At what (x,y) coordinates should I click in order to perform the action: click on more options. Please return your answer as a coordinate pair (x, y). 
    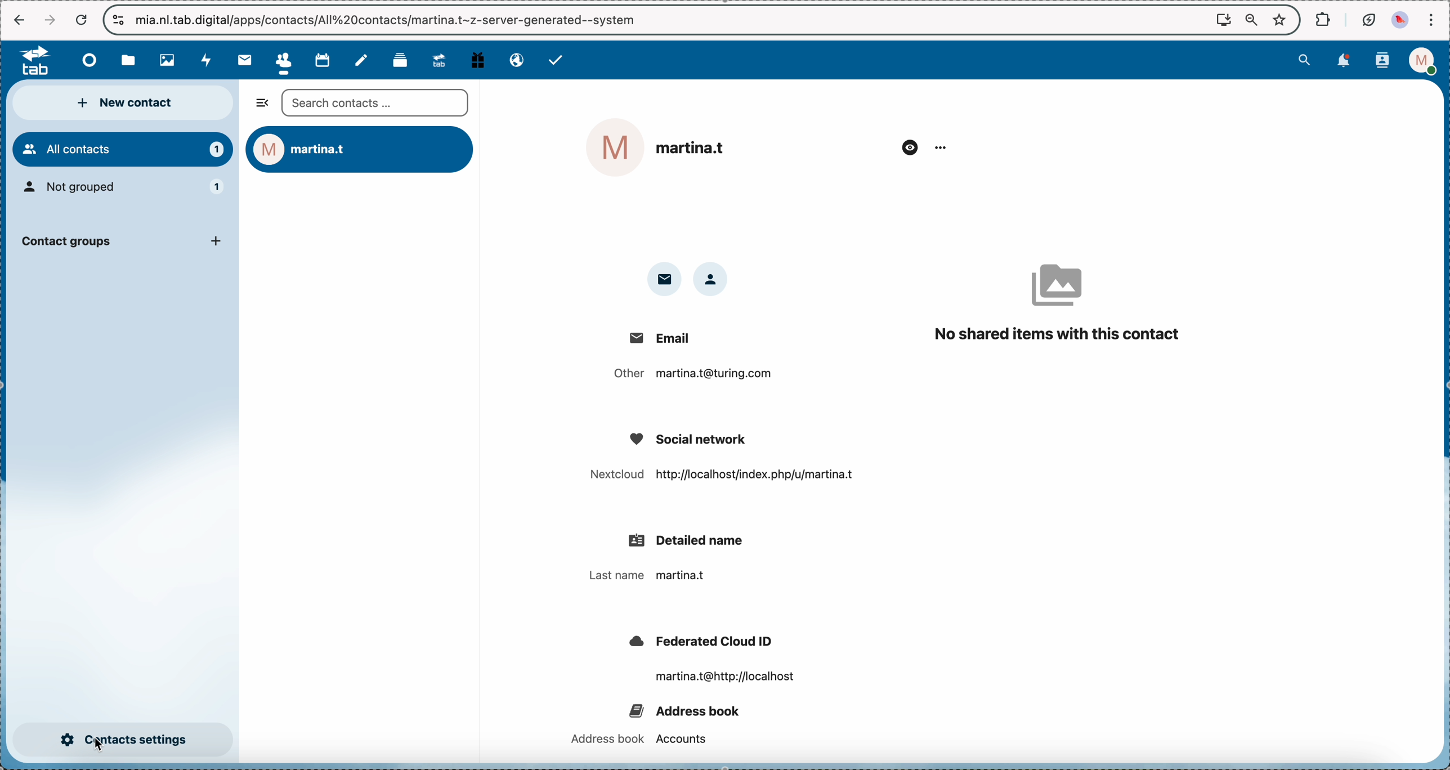
    Looking at the image, I should click on (939, 147).